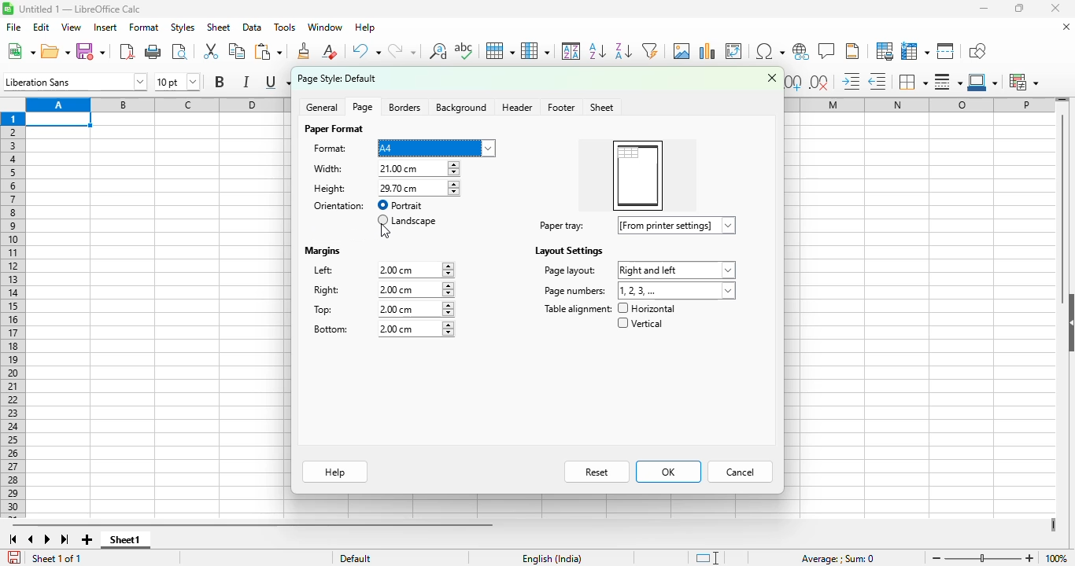  I want to click on horizontal scroll bar, so click(252, 526).